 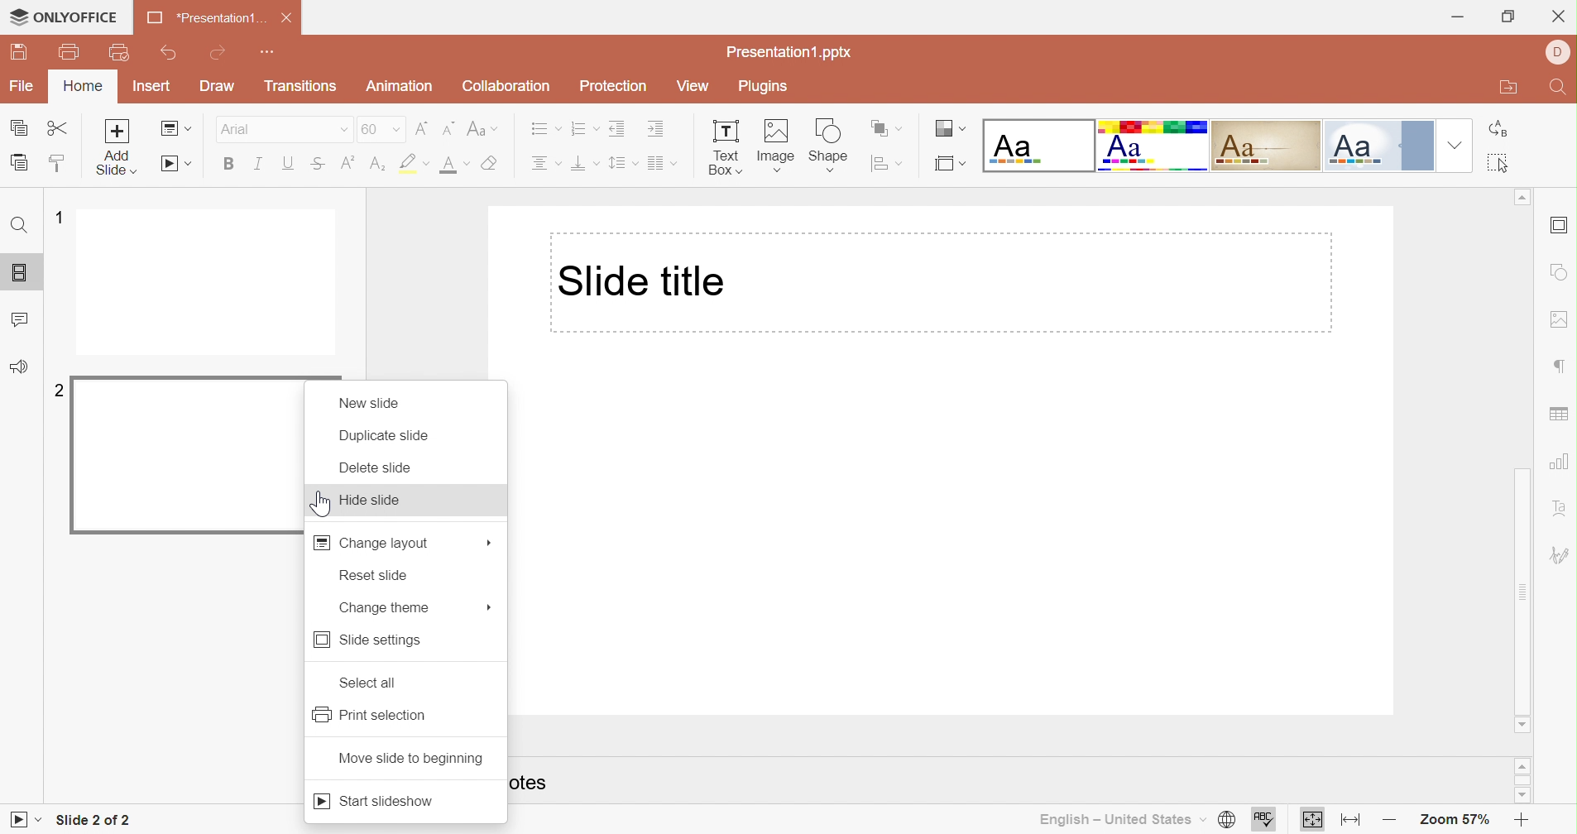 I want to click on Close, so click(x=289, y=18).